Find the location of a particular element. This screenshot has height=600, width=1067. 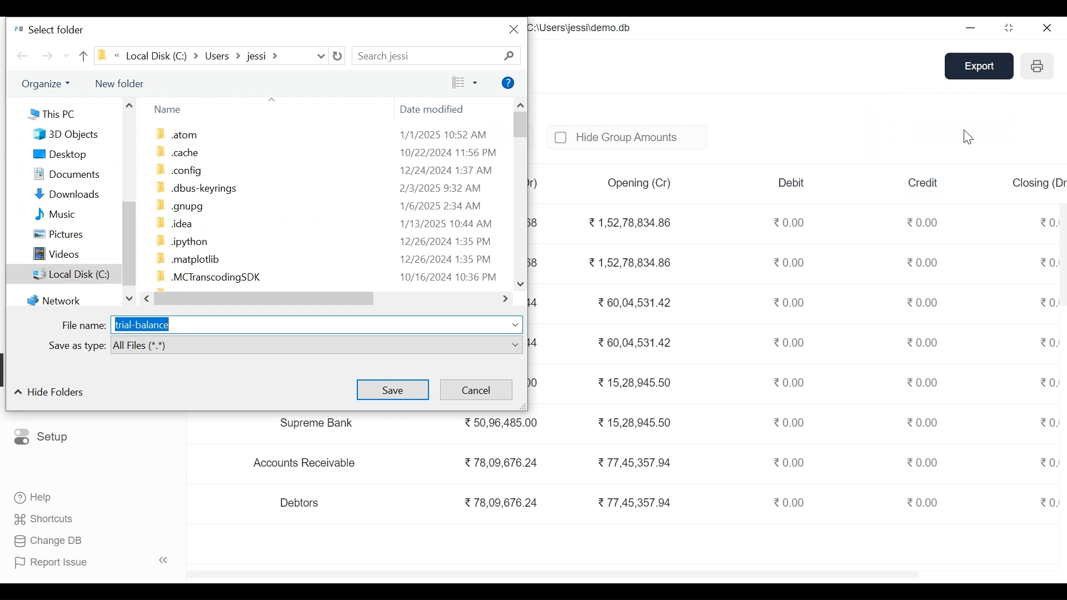

Save is located at coordinates (393, 389).